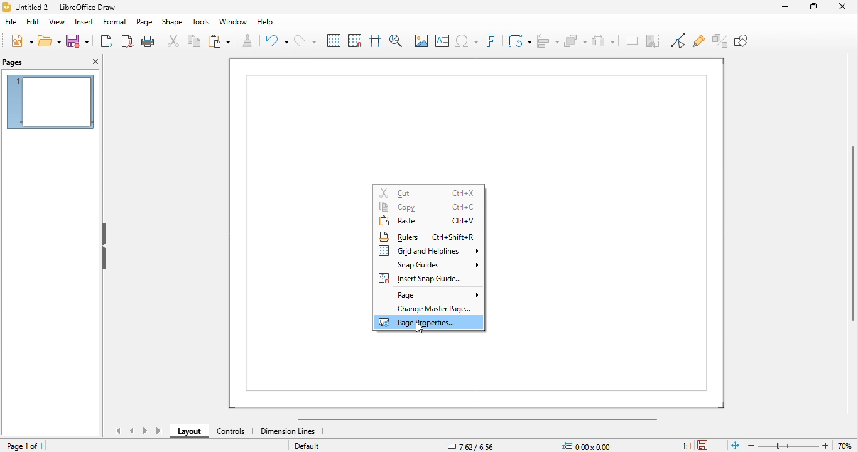 The height and width of the screenshot is (452, 858). Describe the element at coordinates (490, 41) in the screenshot. I see `fontwork test` at that location.